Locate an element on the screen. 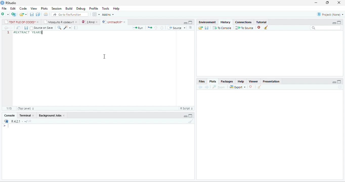 This screenshot has width=345, height=182. close is located at coordinates (64, 115).